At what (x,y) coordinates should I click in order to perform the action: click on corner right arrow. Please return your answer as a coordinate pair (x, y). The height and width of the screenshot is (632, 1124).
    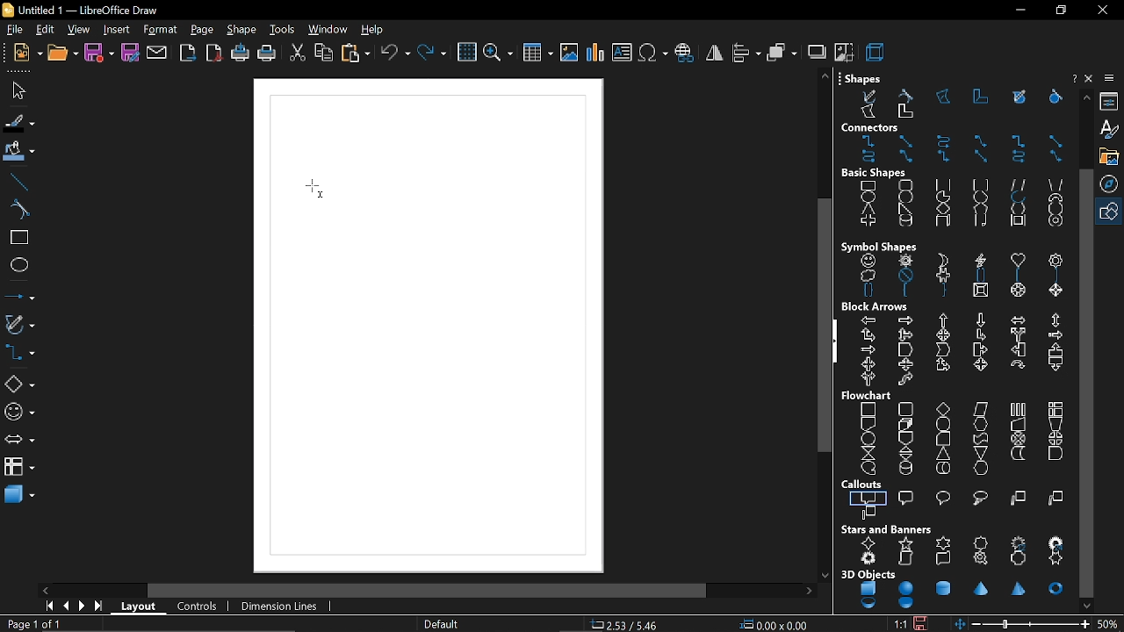
    Looking at the image, I should click on (981, 335).